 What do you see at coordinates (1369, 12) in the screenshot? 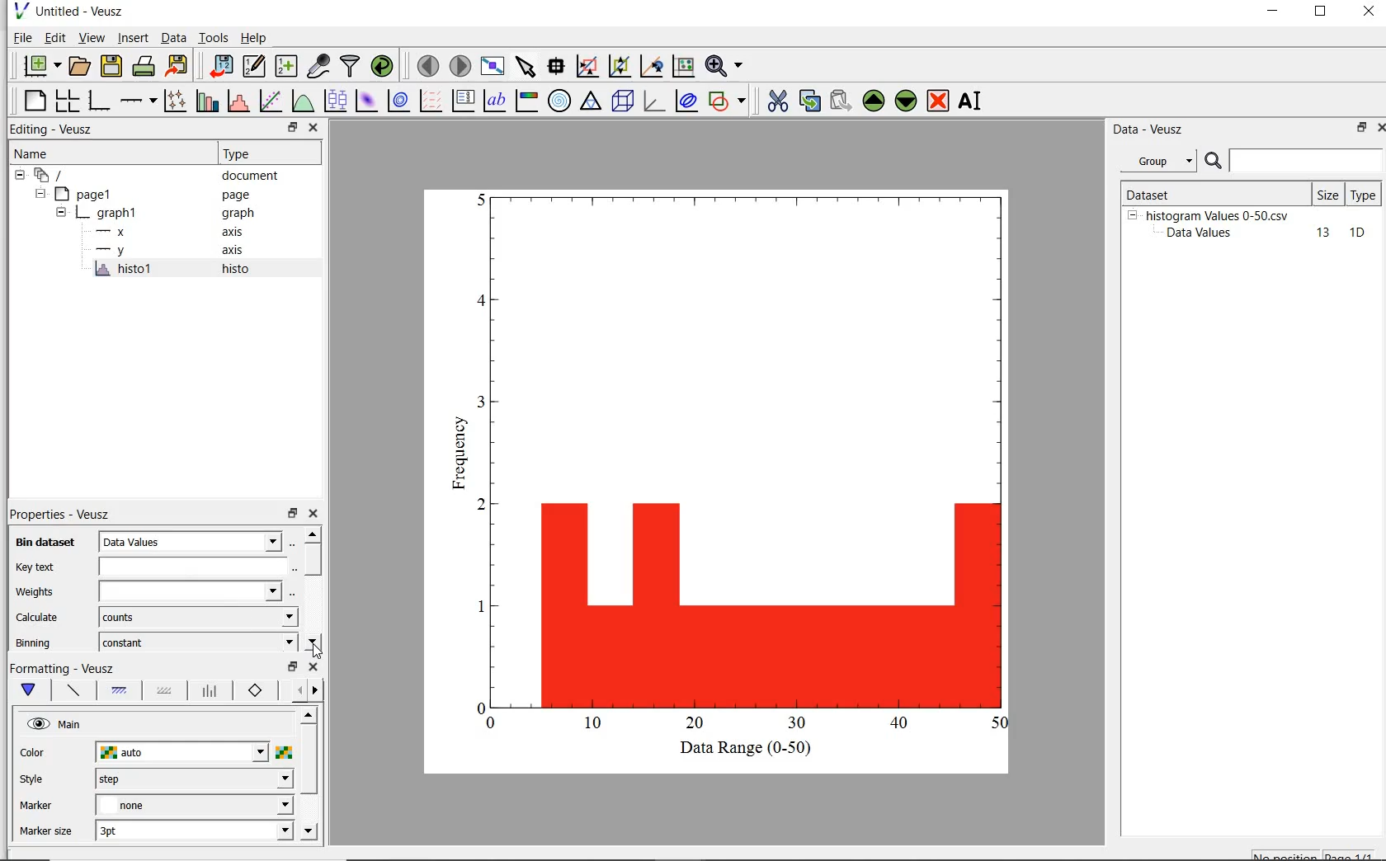
I see `close` at bounding box center [1369, 12].